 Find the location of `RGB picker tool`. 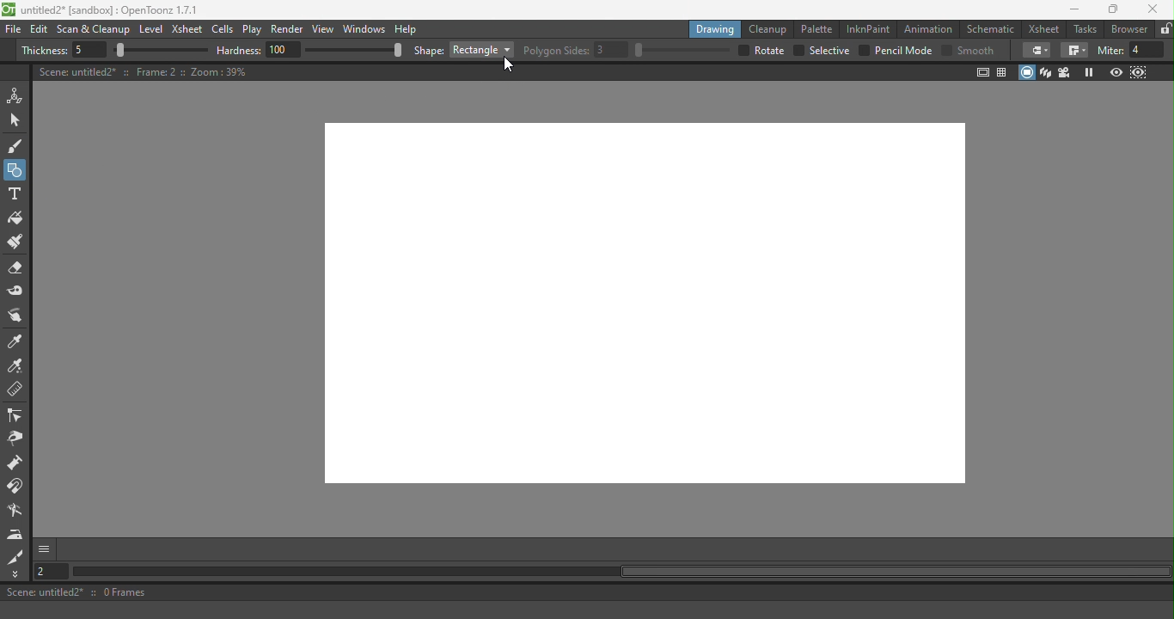

RGB picker tool is located at coordinates (18, 368).